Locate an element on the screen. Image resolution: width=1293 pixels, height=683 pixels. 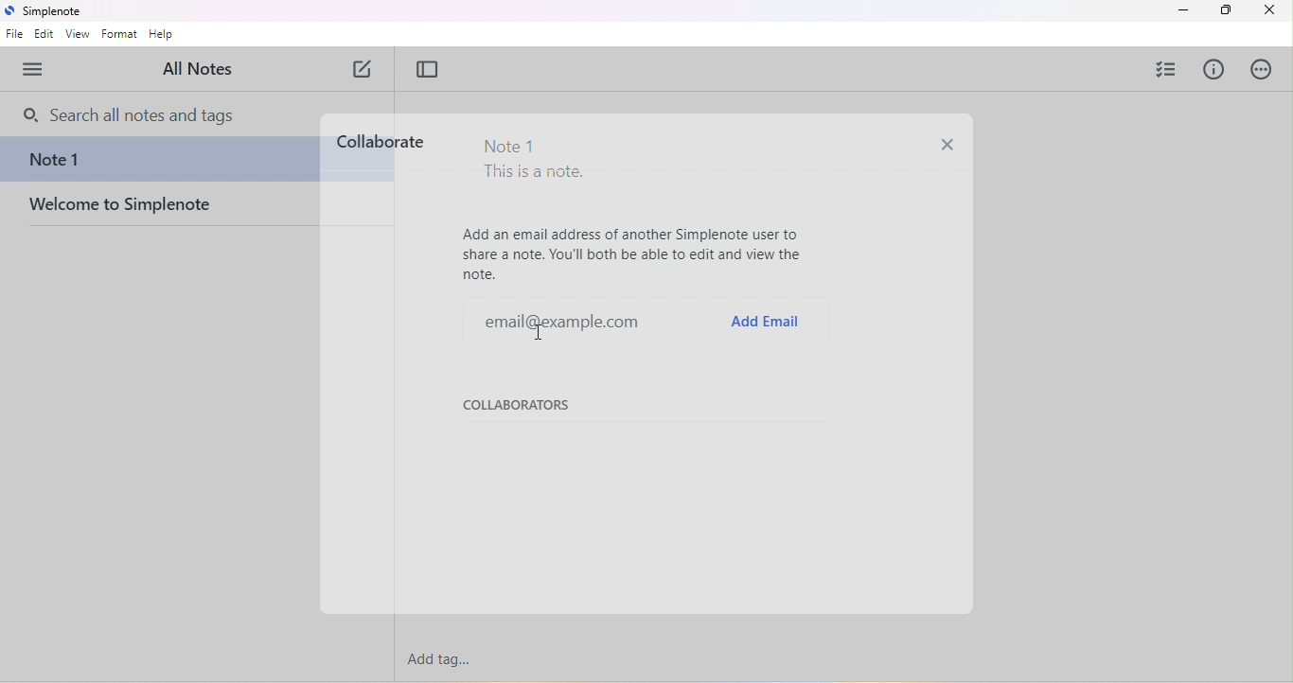
menu is located at coordinates (39, 68).